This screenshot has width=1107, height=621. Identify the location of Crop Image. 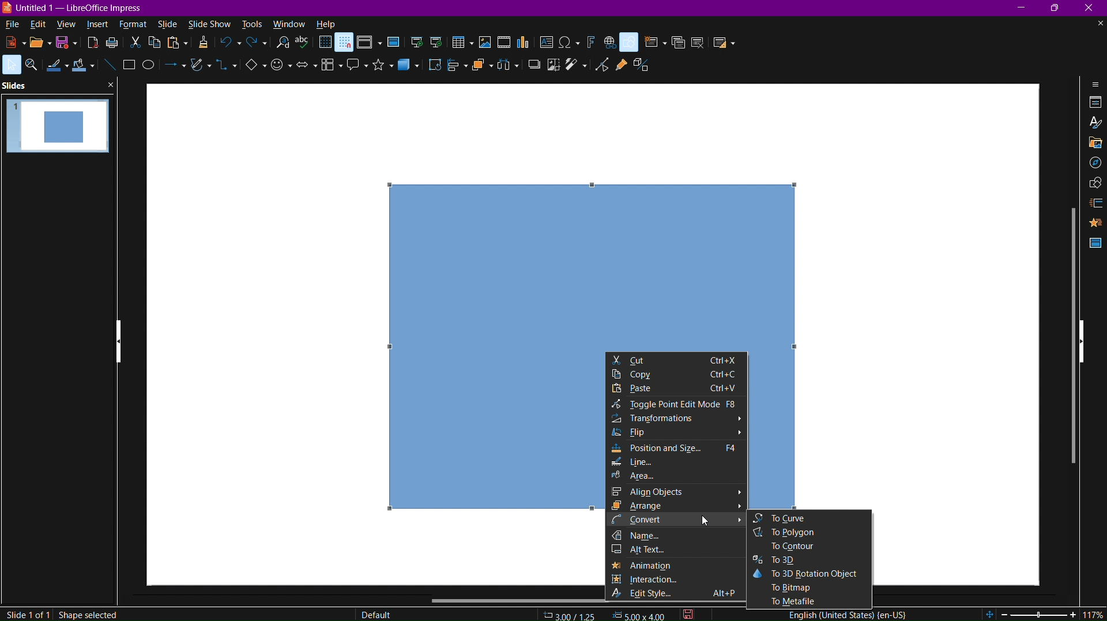
(551, 67).